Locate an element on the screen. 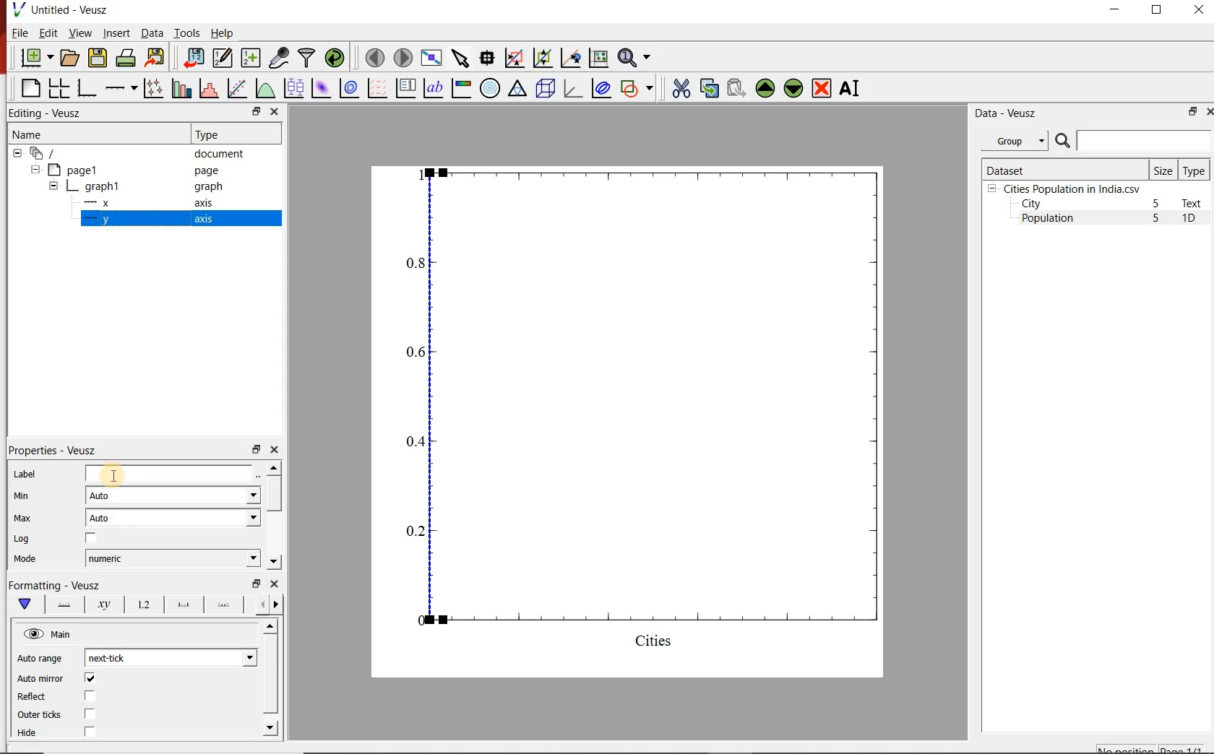 The height and width of the screenshot is (754, 1214). Reflect is located at coordinates (36, 696).